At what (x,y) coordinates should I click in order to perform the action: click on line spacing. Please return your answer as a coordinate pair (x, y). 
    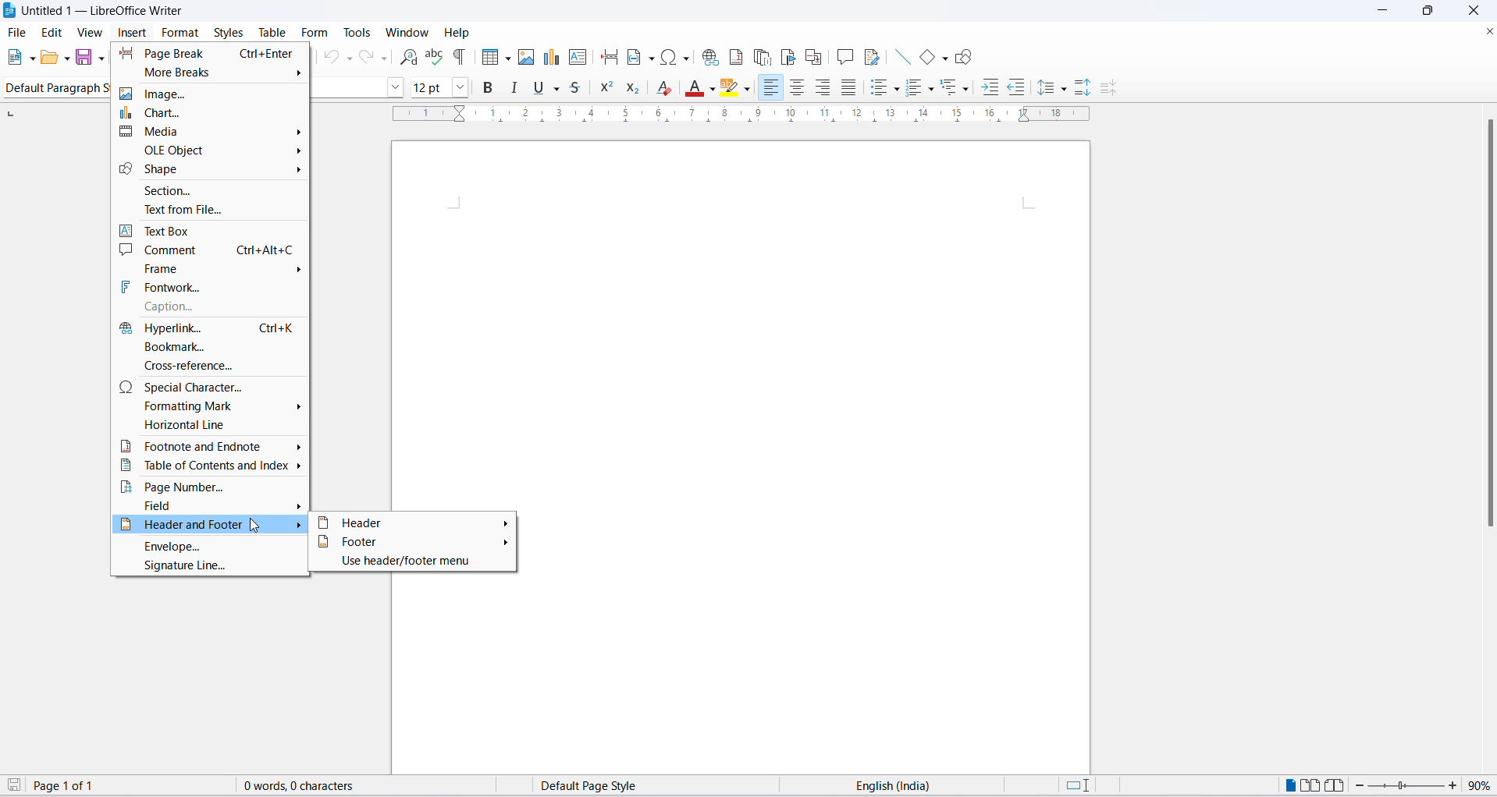
    Looking at the image, I should click on (1048, 89).